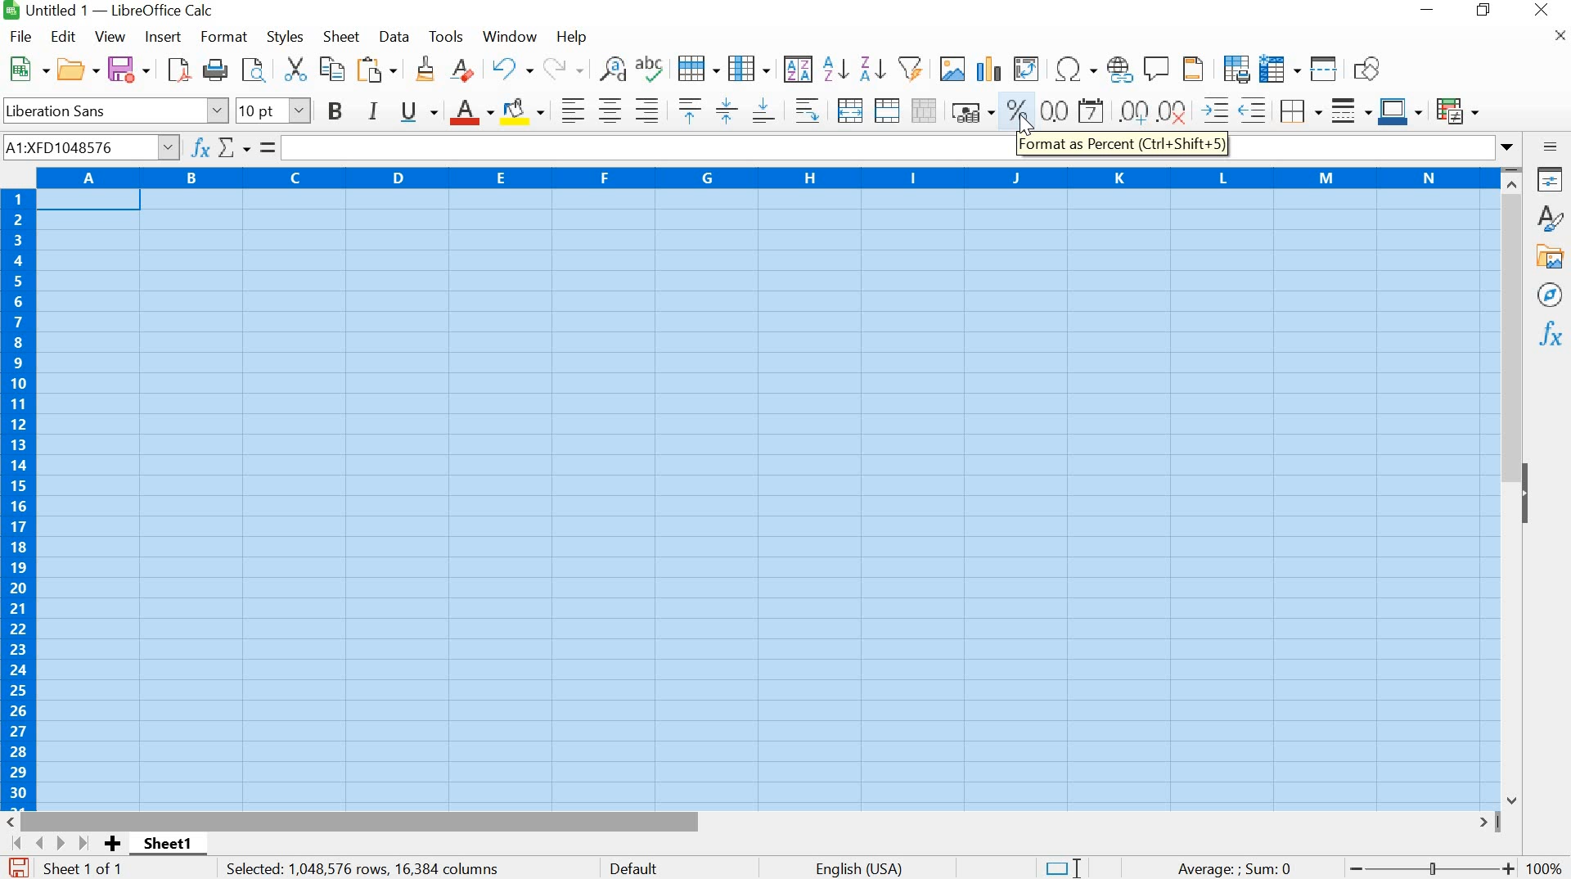  What do you see at coordinates (1024, 67) in the screenshot?
I see `Insert or Edit Pivot Table` at bounding box center [1024, 67].